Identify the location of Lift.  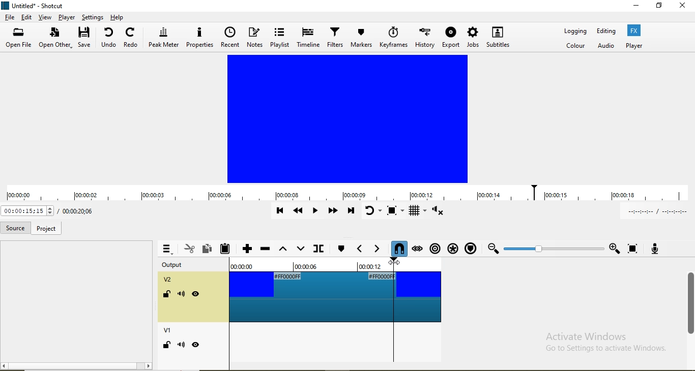
(283, 251).